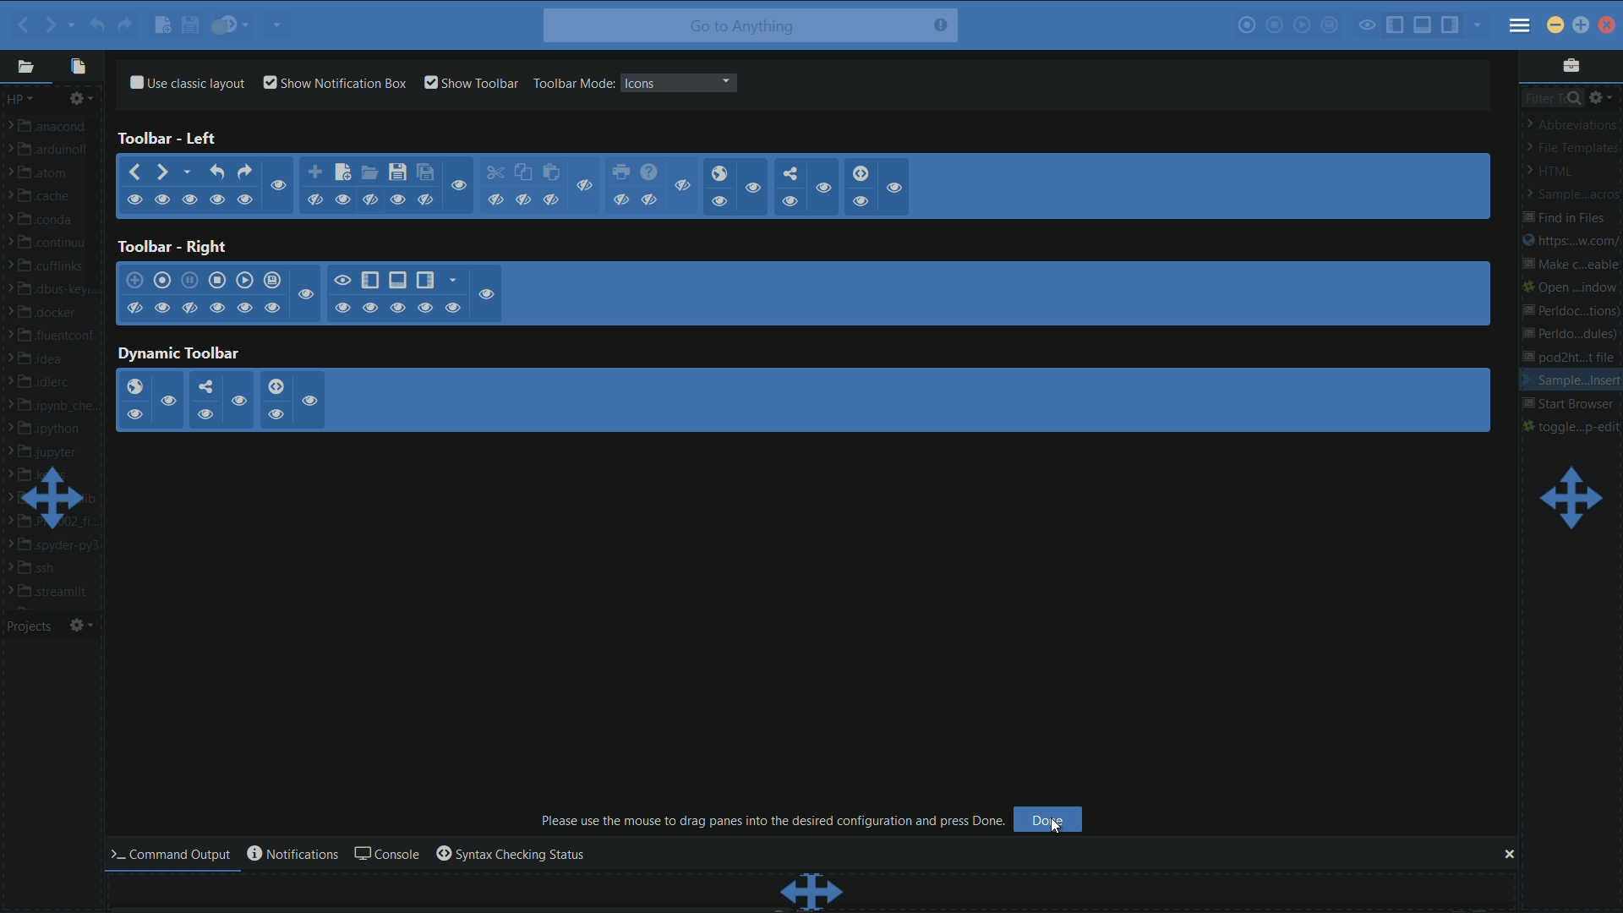  I want to click on show notification box, so click(336, 83).